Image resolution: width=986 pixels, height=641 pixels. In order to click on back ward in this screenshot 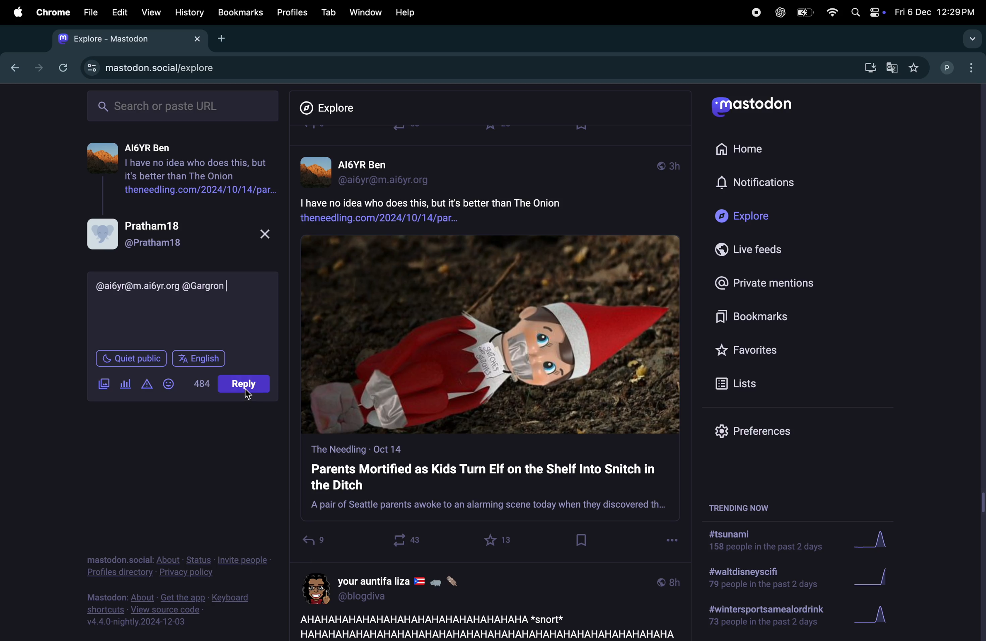, I will do `click(12, 66)`.